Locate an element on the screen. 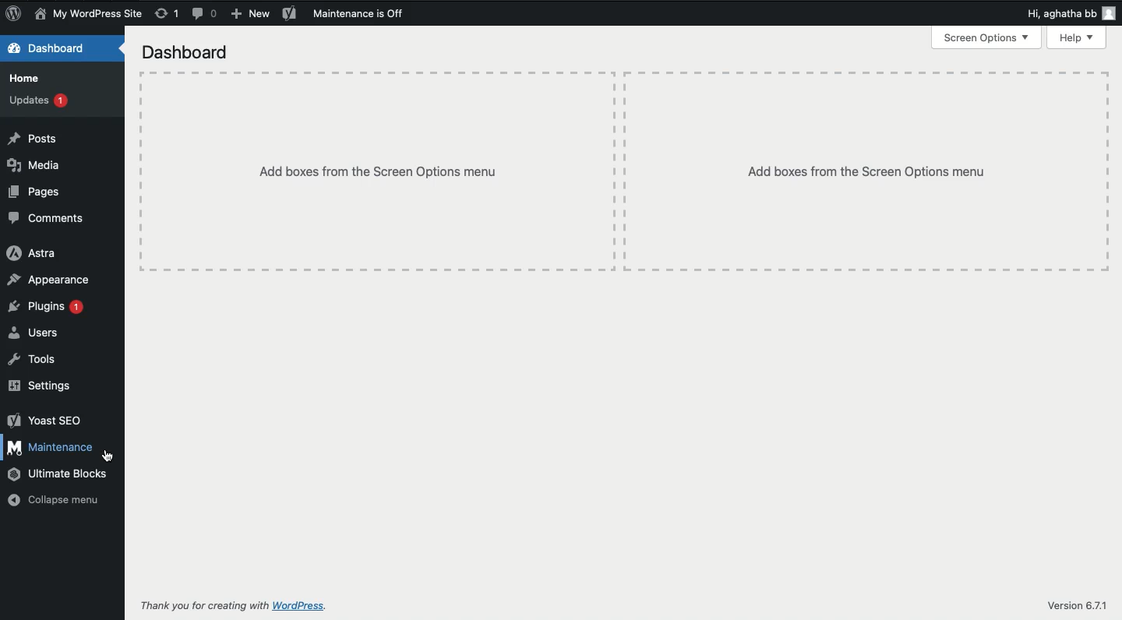 The image size is (1122, 620). Collapse menu is located at coordinates (52, 499).